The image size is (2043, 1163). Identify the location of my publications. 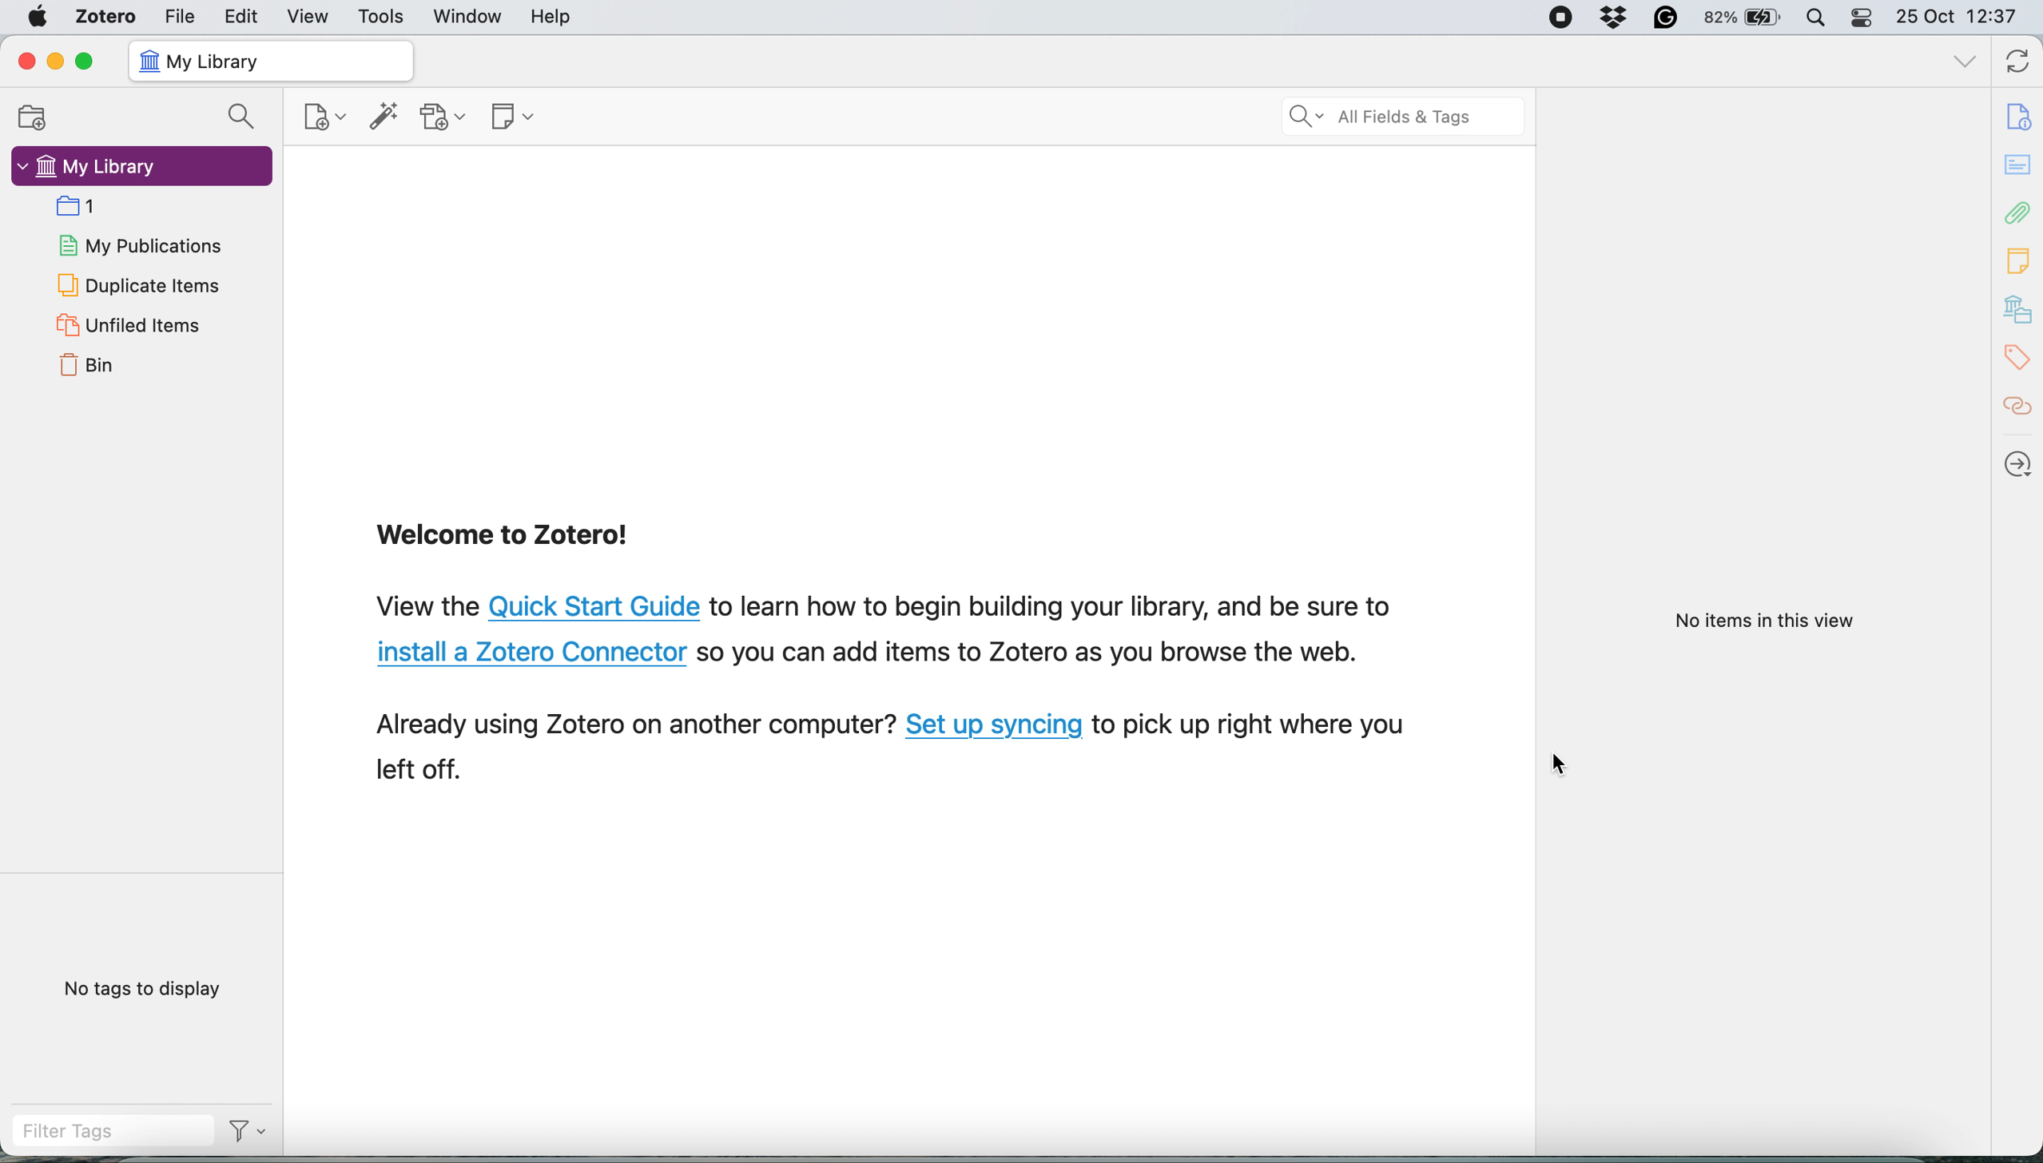
(137, 246).